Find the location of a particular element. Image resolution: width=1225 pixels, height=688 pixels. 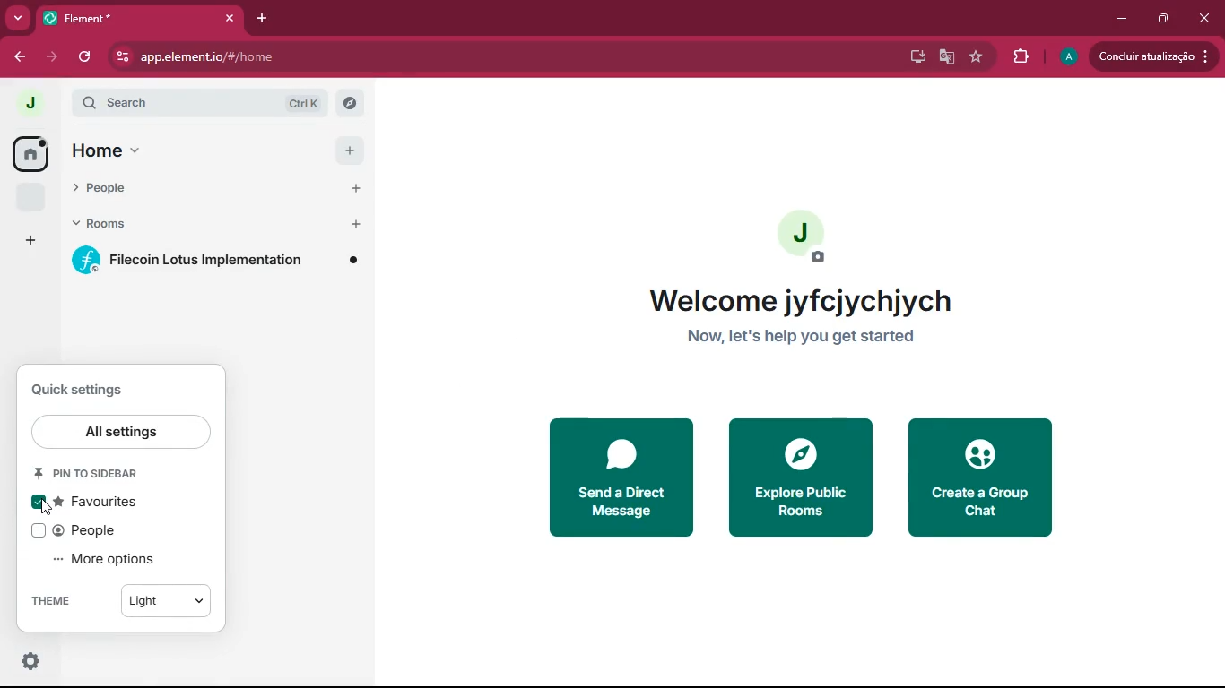

add is located at coordinates (350, 150).